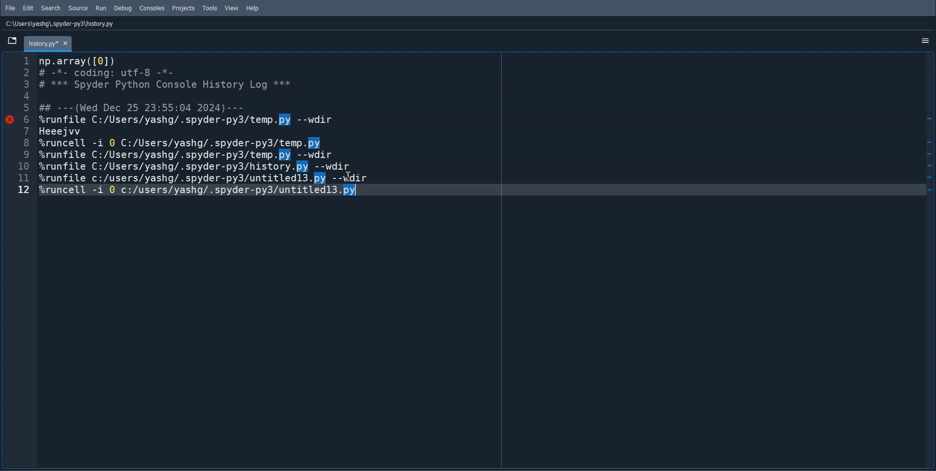 The height and width of the screenshot is (471, 936). Describe the element at coordinates (924, 41) in the screenshot. I see `Options` at that location.